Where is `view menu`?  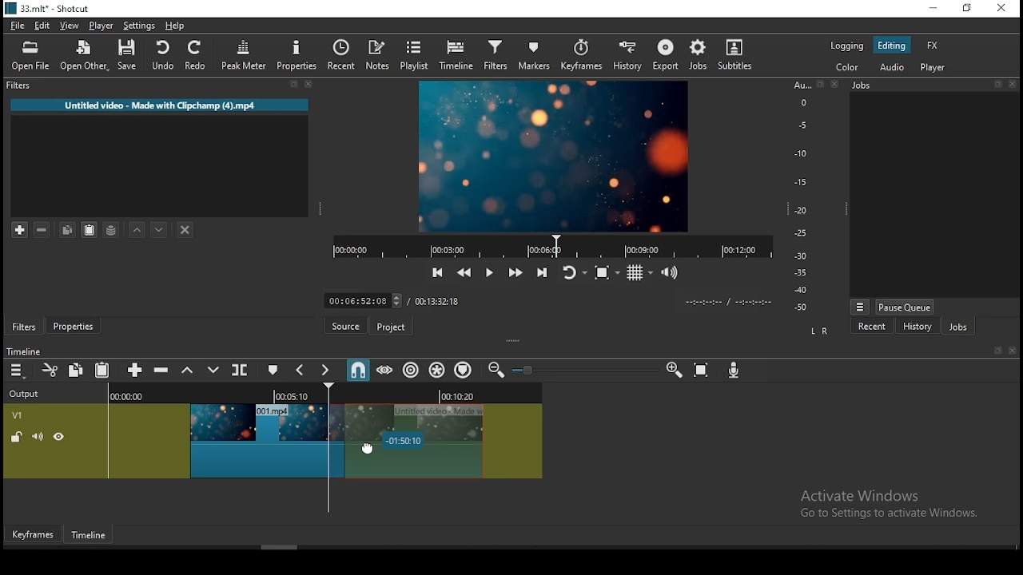
view menu is located at coordinates (859, 306).